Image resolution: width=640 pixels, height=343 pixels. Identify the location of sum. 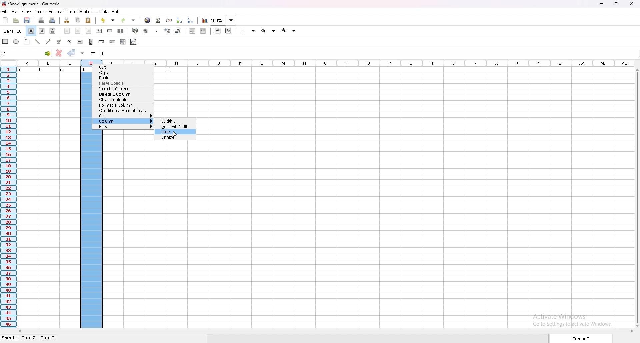
(582, 337).